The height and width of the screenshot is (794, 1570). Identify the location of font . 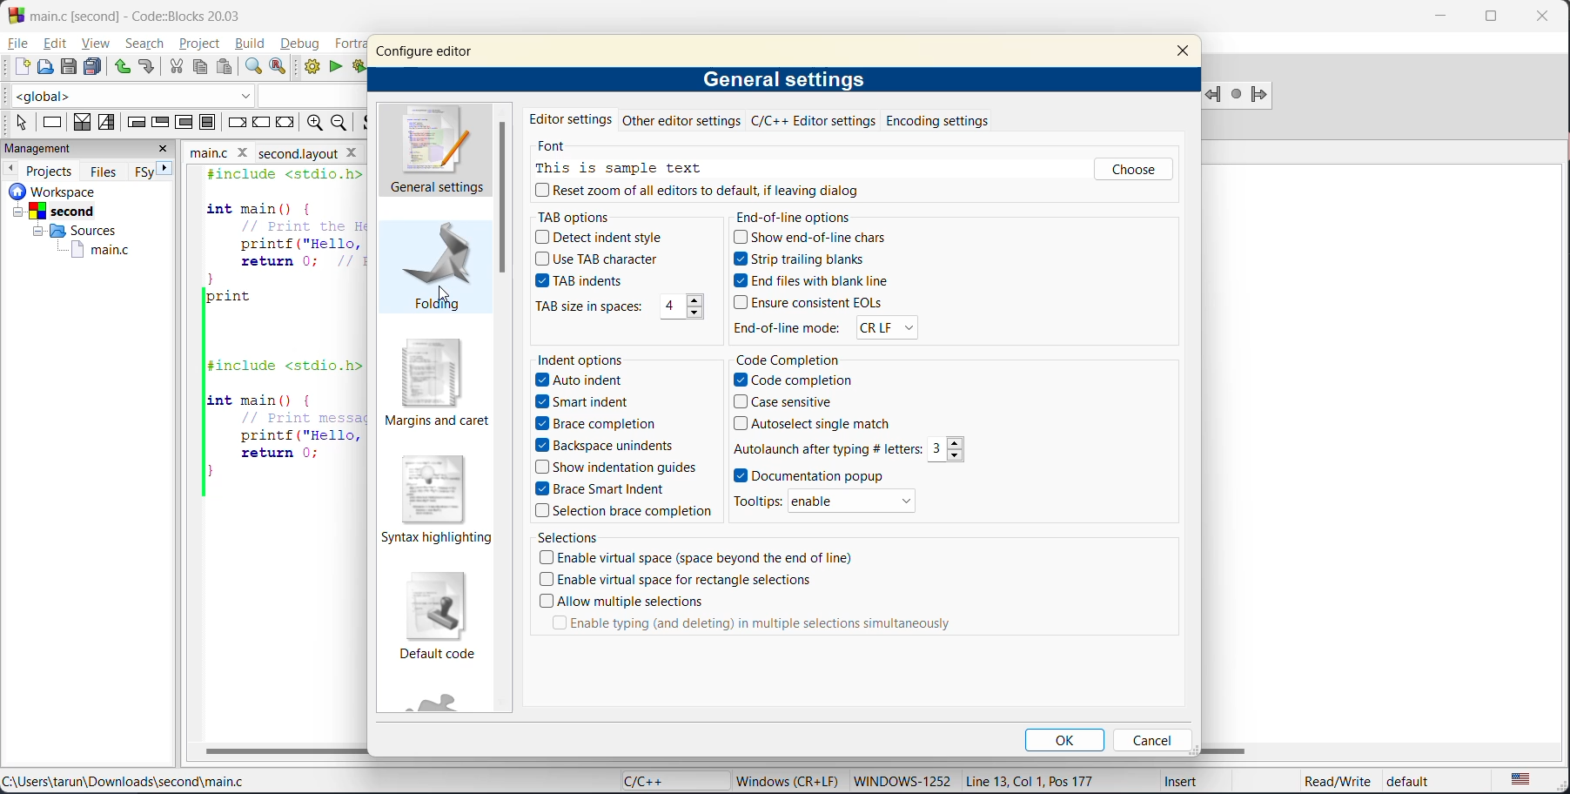
(552, 145).